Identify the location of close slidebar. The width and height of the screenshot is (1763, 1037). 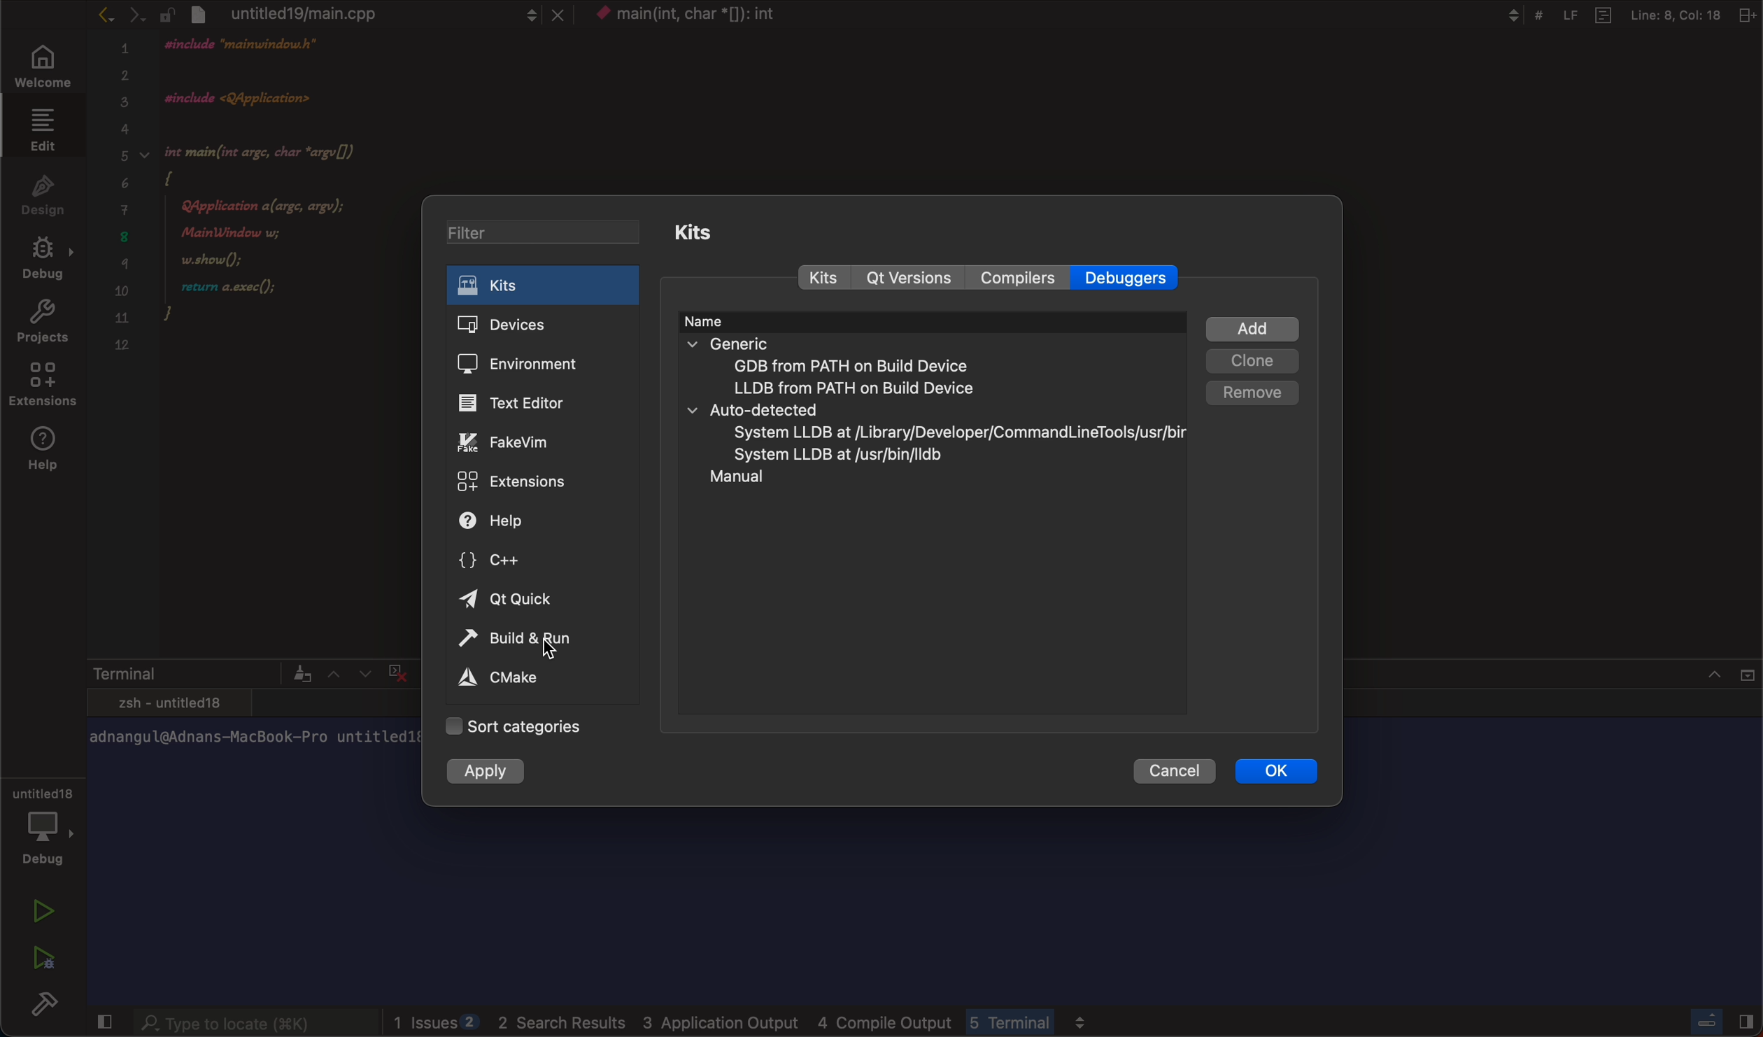
(99, 1021).